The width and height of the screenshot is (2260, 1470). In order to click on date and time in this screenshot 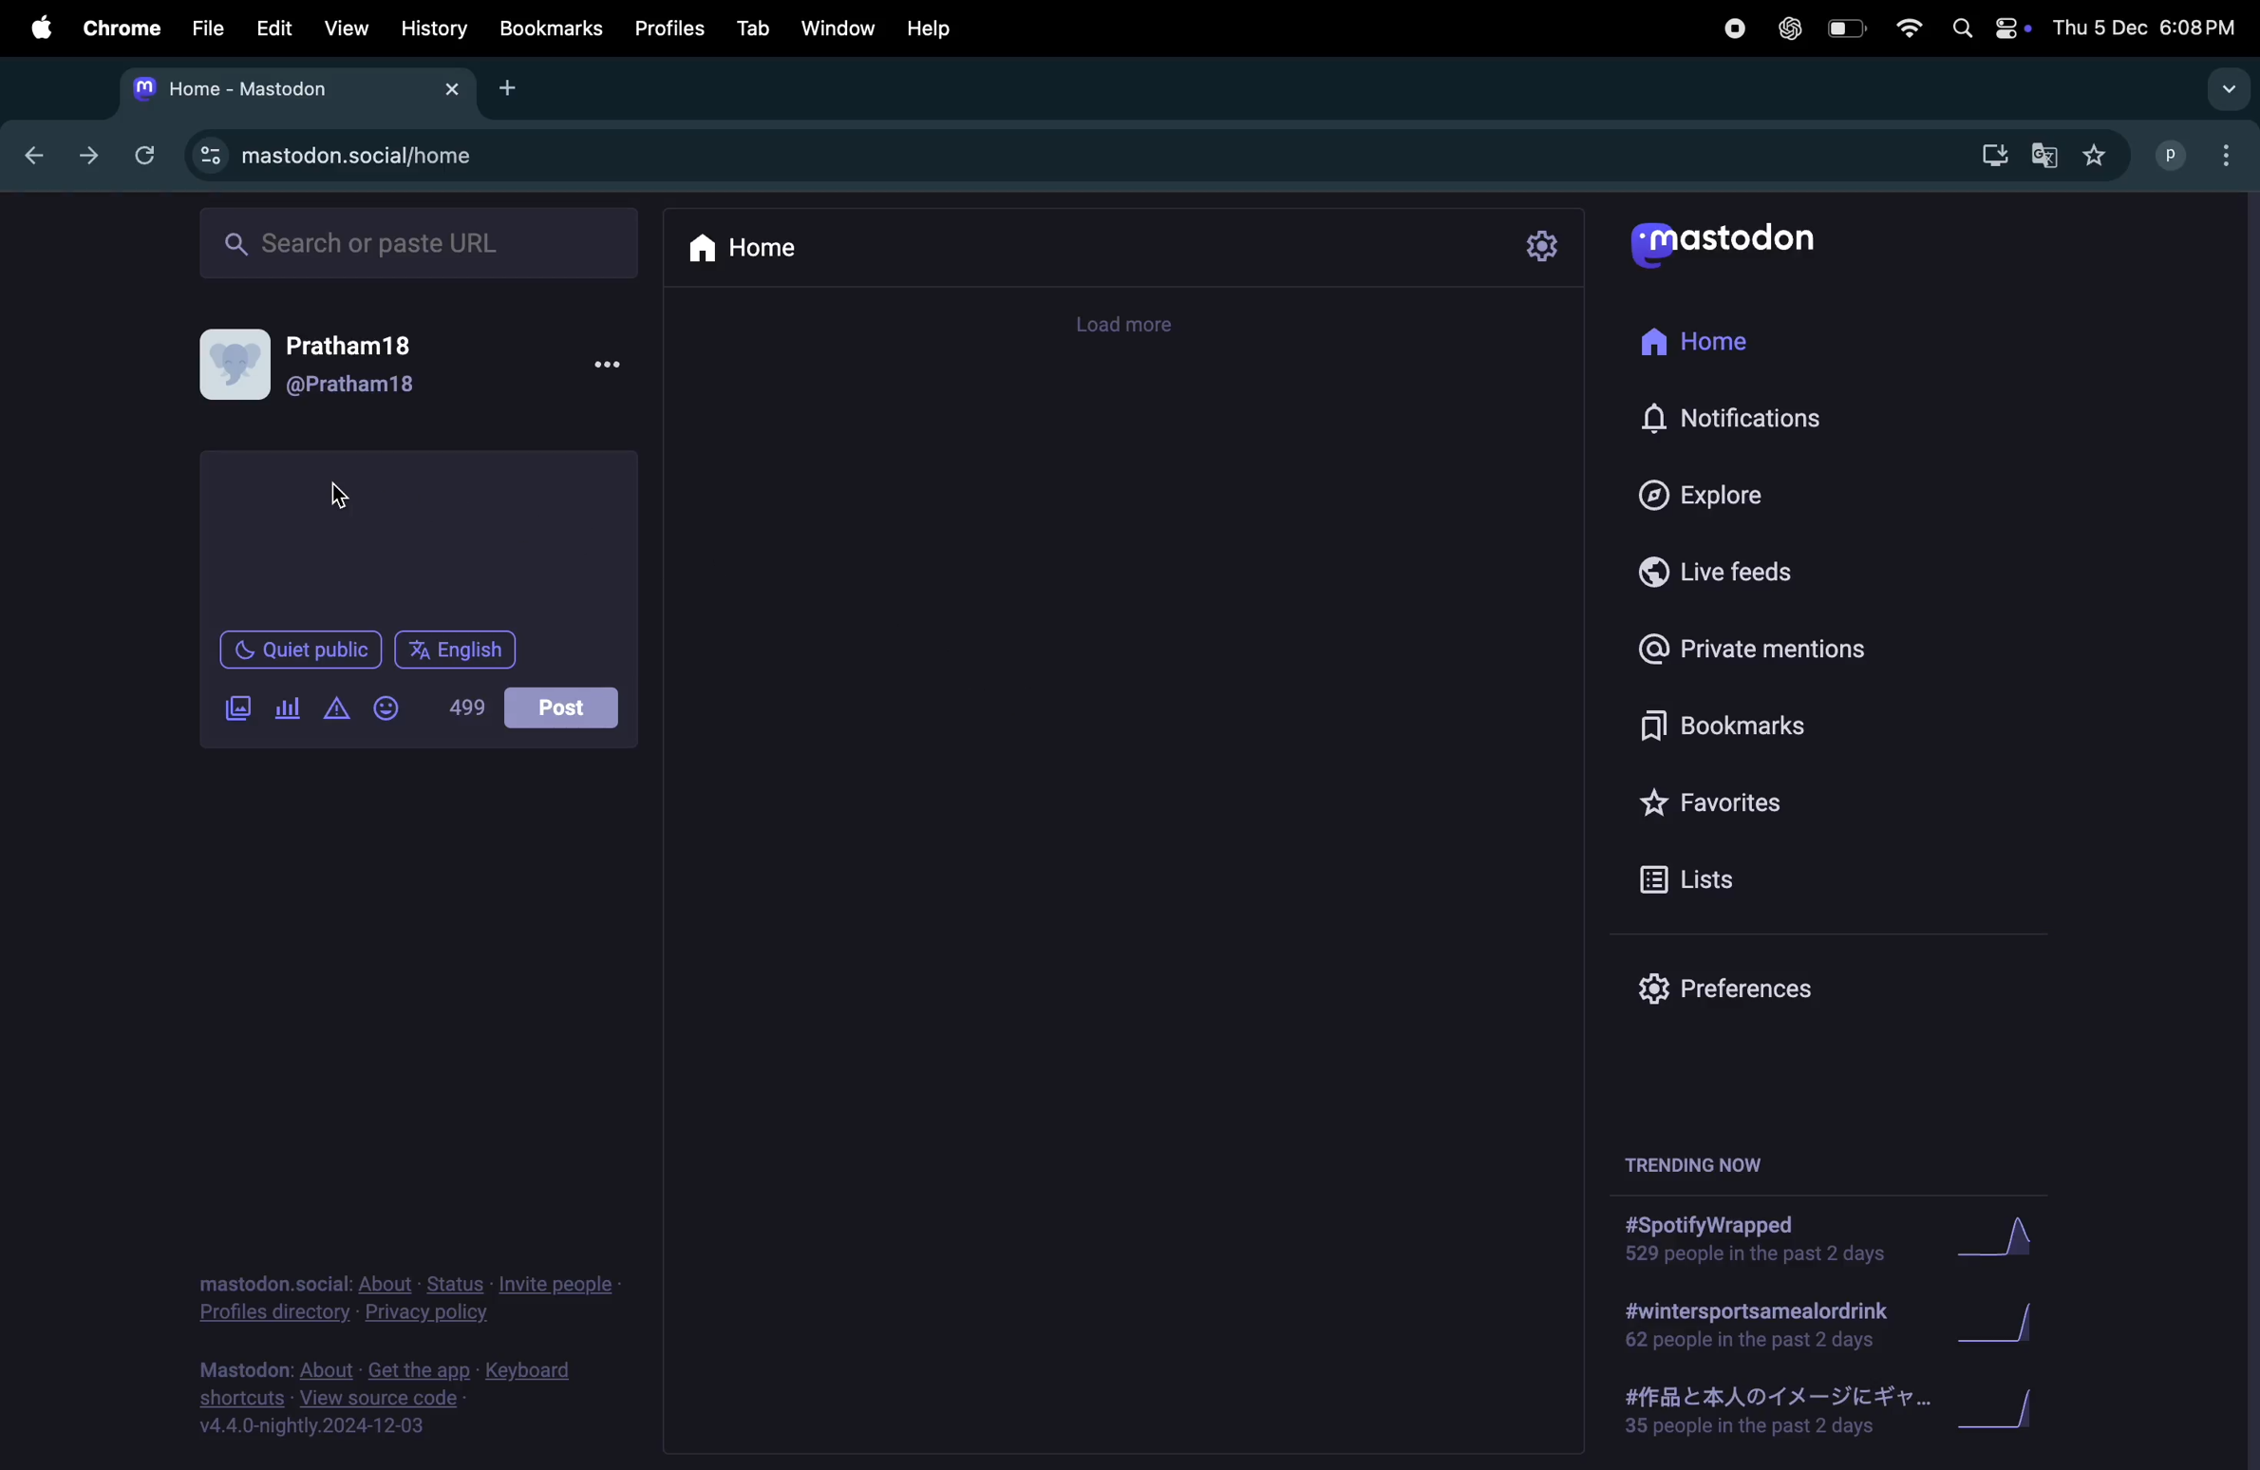, I will do `click(2149, 27)`.